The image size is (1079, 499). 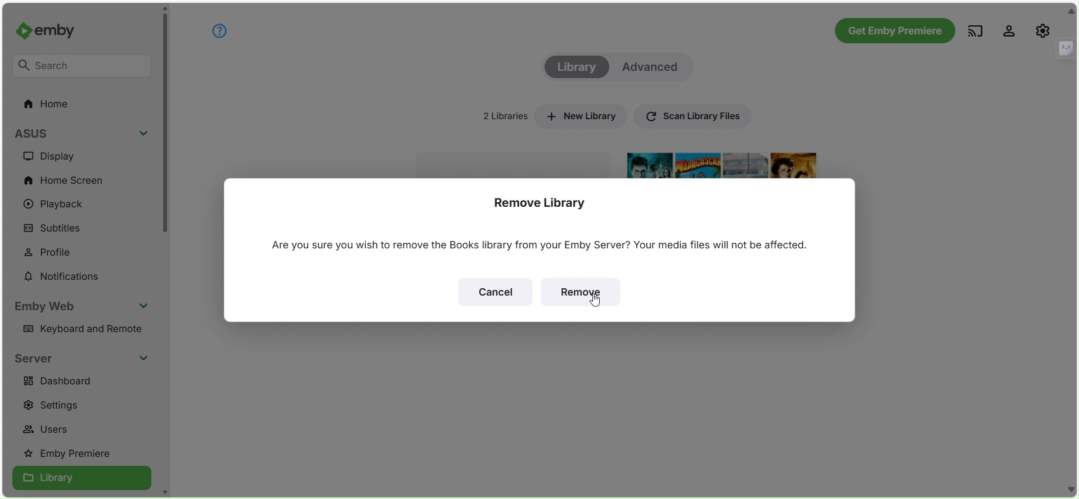 I want to click on Emby Premiere, so click(x=73, y=454).